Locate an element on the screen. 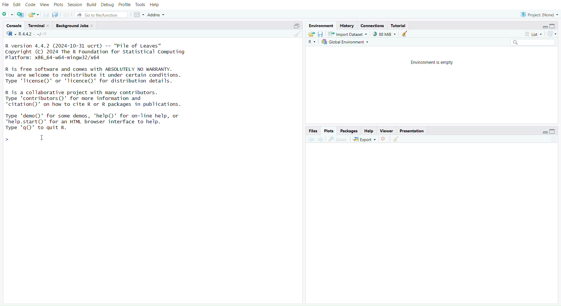 This screenshot has width=561, height=306. new script is located at coordinates (8, 15).